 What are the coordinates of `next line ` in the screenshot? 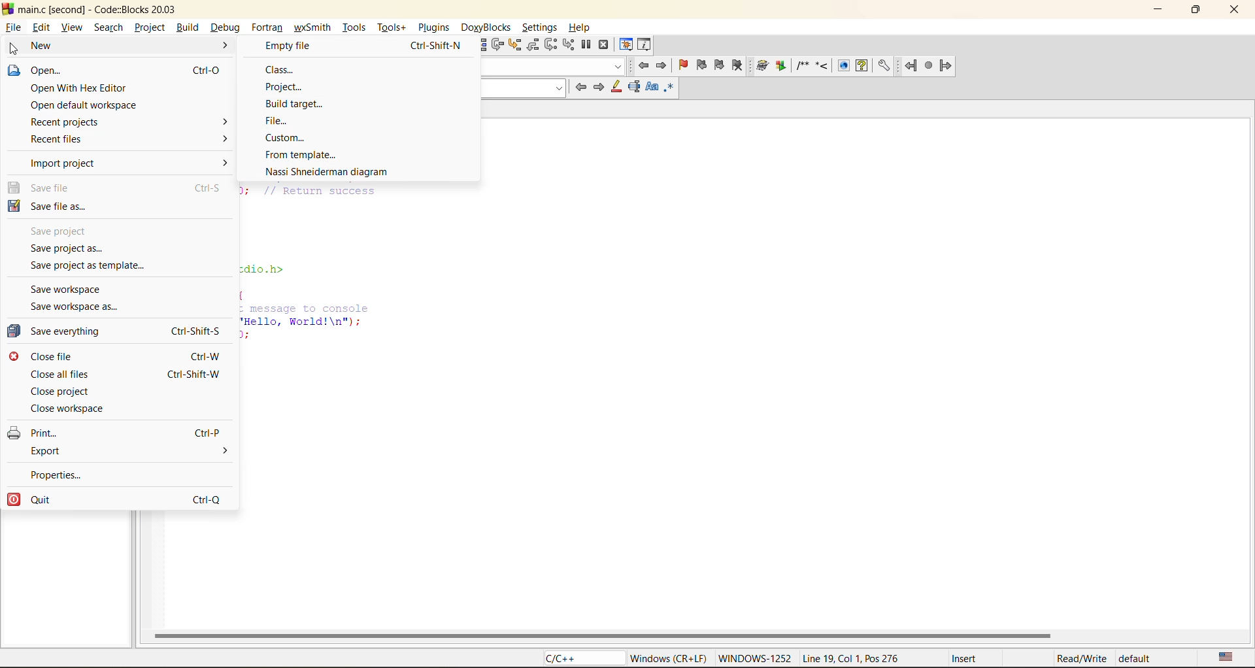 It's located at (499, 45).